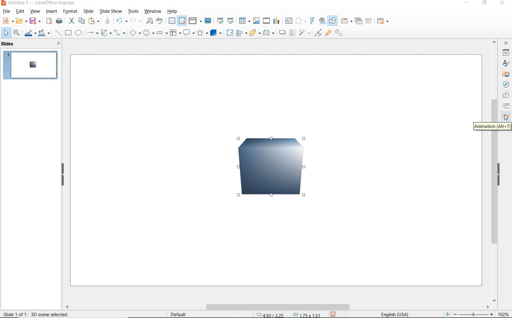 The image size is (512, 318). Describe the element at coordinates (32, 65) in the screenshot. I see `slide1` at that location.